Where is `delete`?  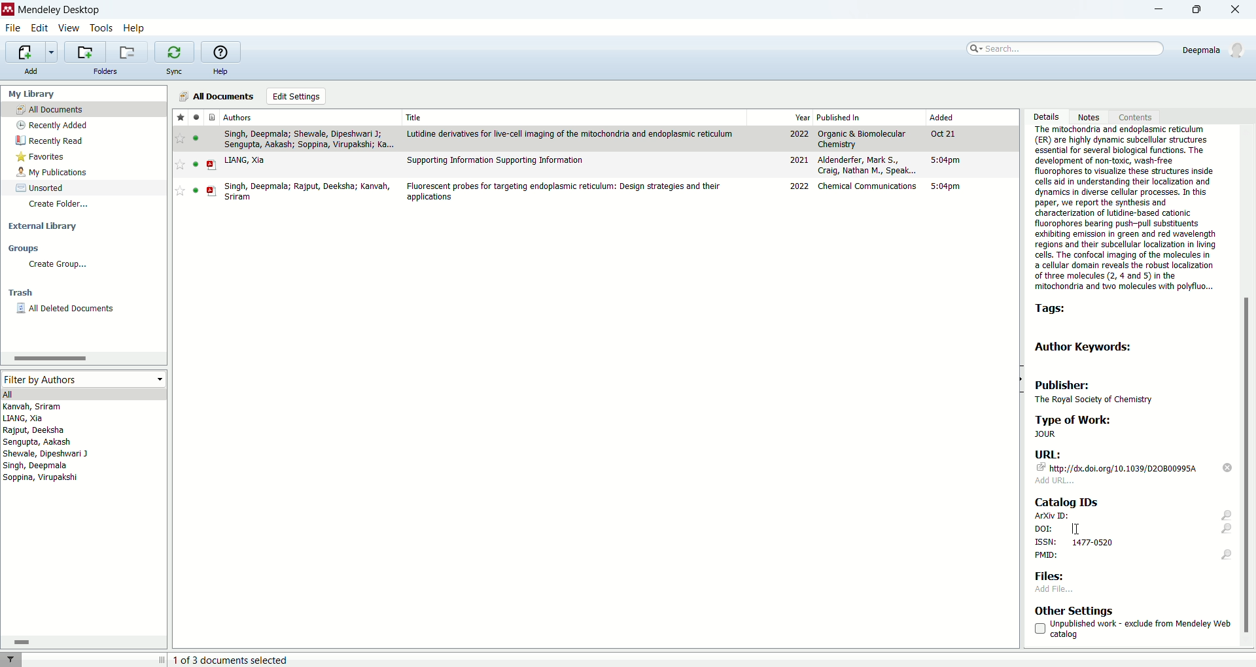
delete is located at coordinates (1229, 468).